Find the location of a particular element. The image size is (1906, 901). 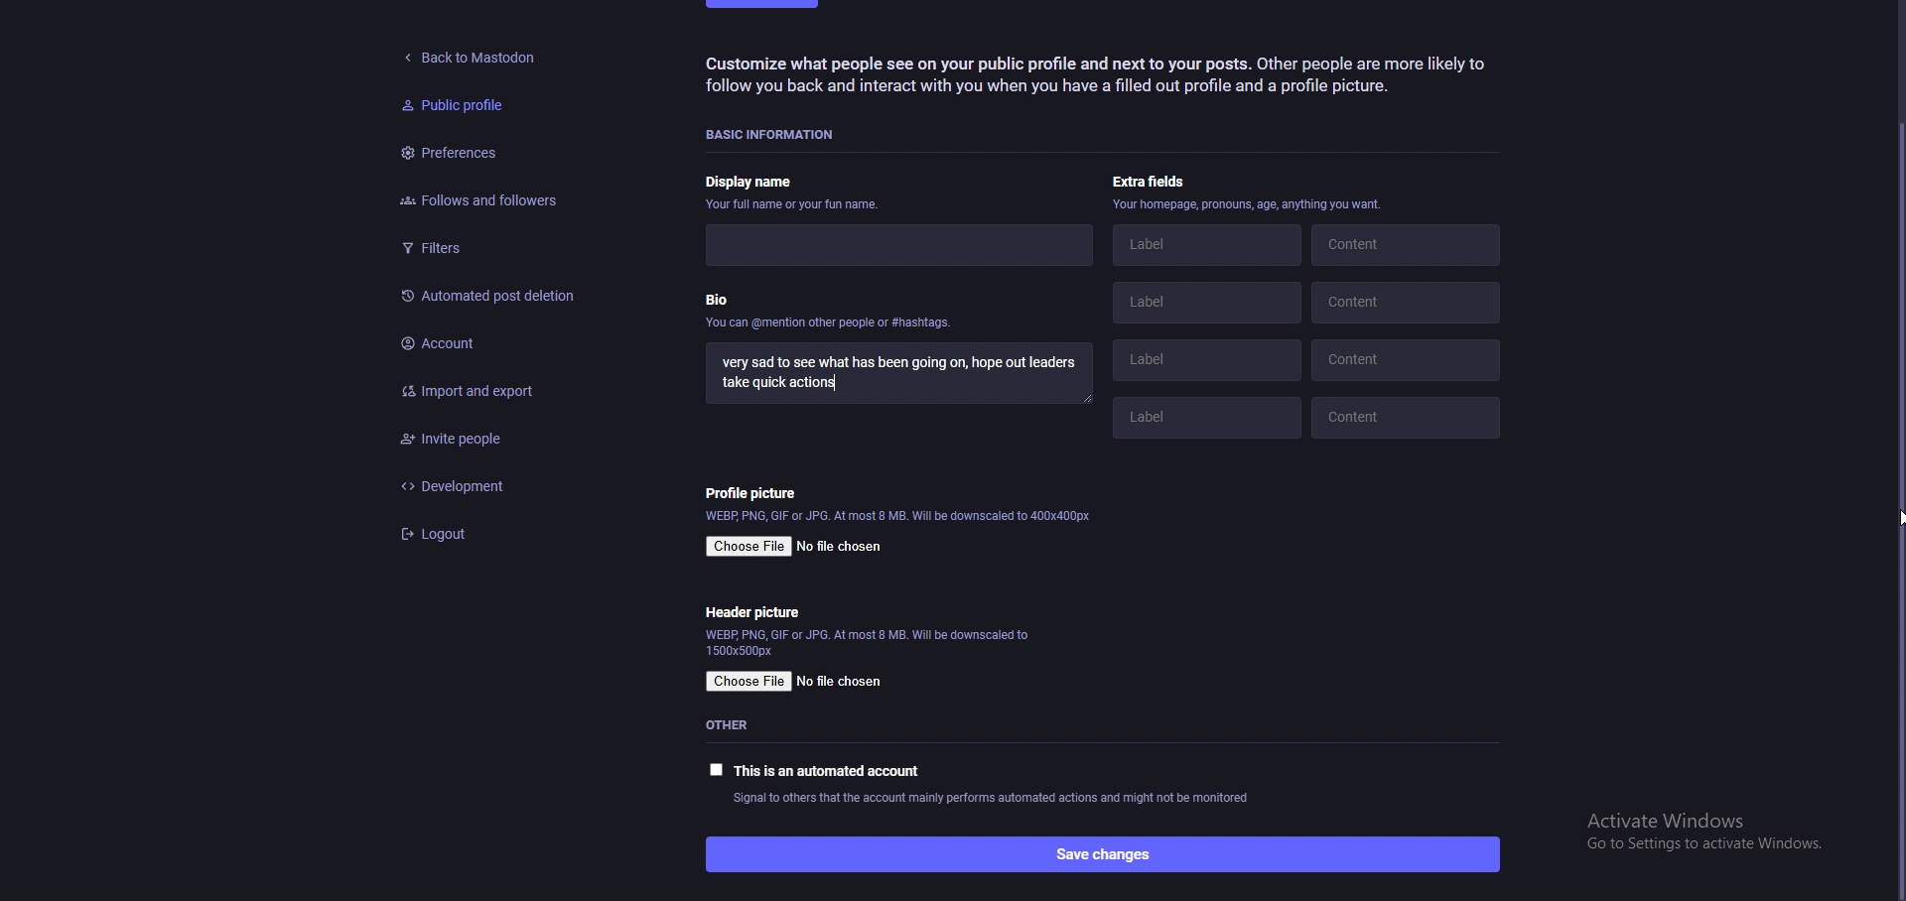

back to mastodon is located at coordinates (475, 53).